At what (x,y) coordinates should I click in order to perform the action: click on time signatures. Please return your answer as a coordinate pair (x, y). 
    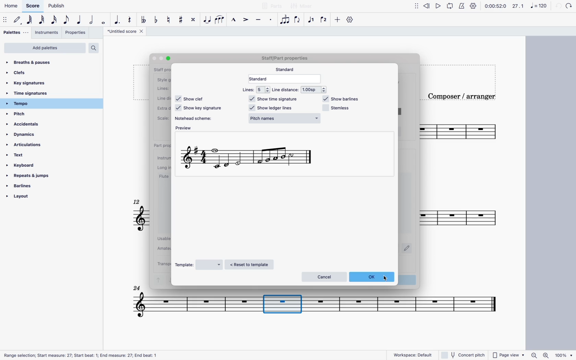
    Looking at the image, I should click on (32, 94).